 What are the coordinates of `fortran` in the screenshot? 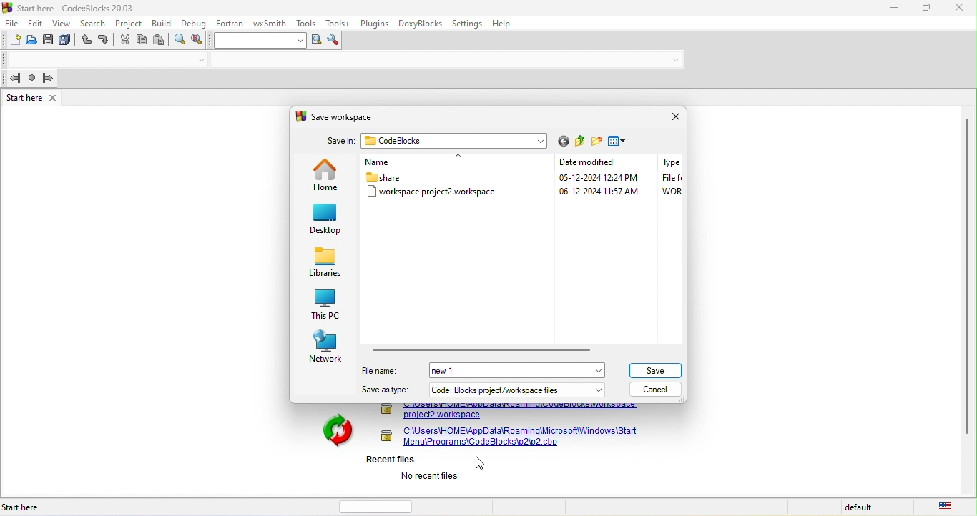 It's located at (230, 22).